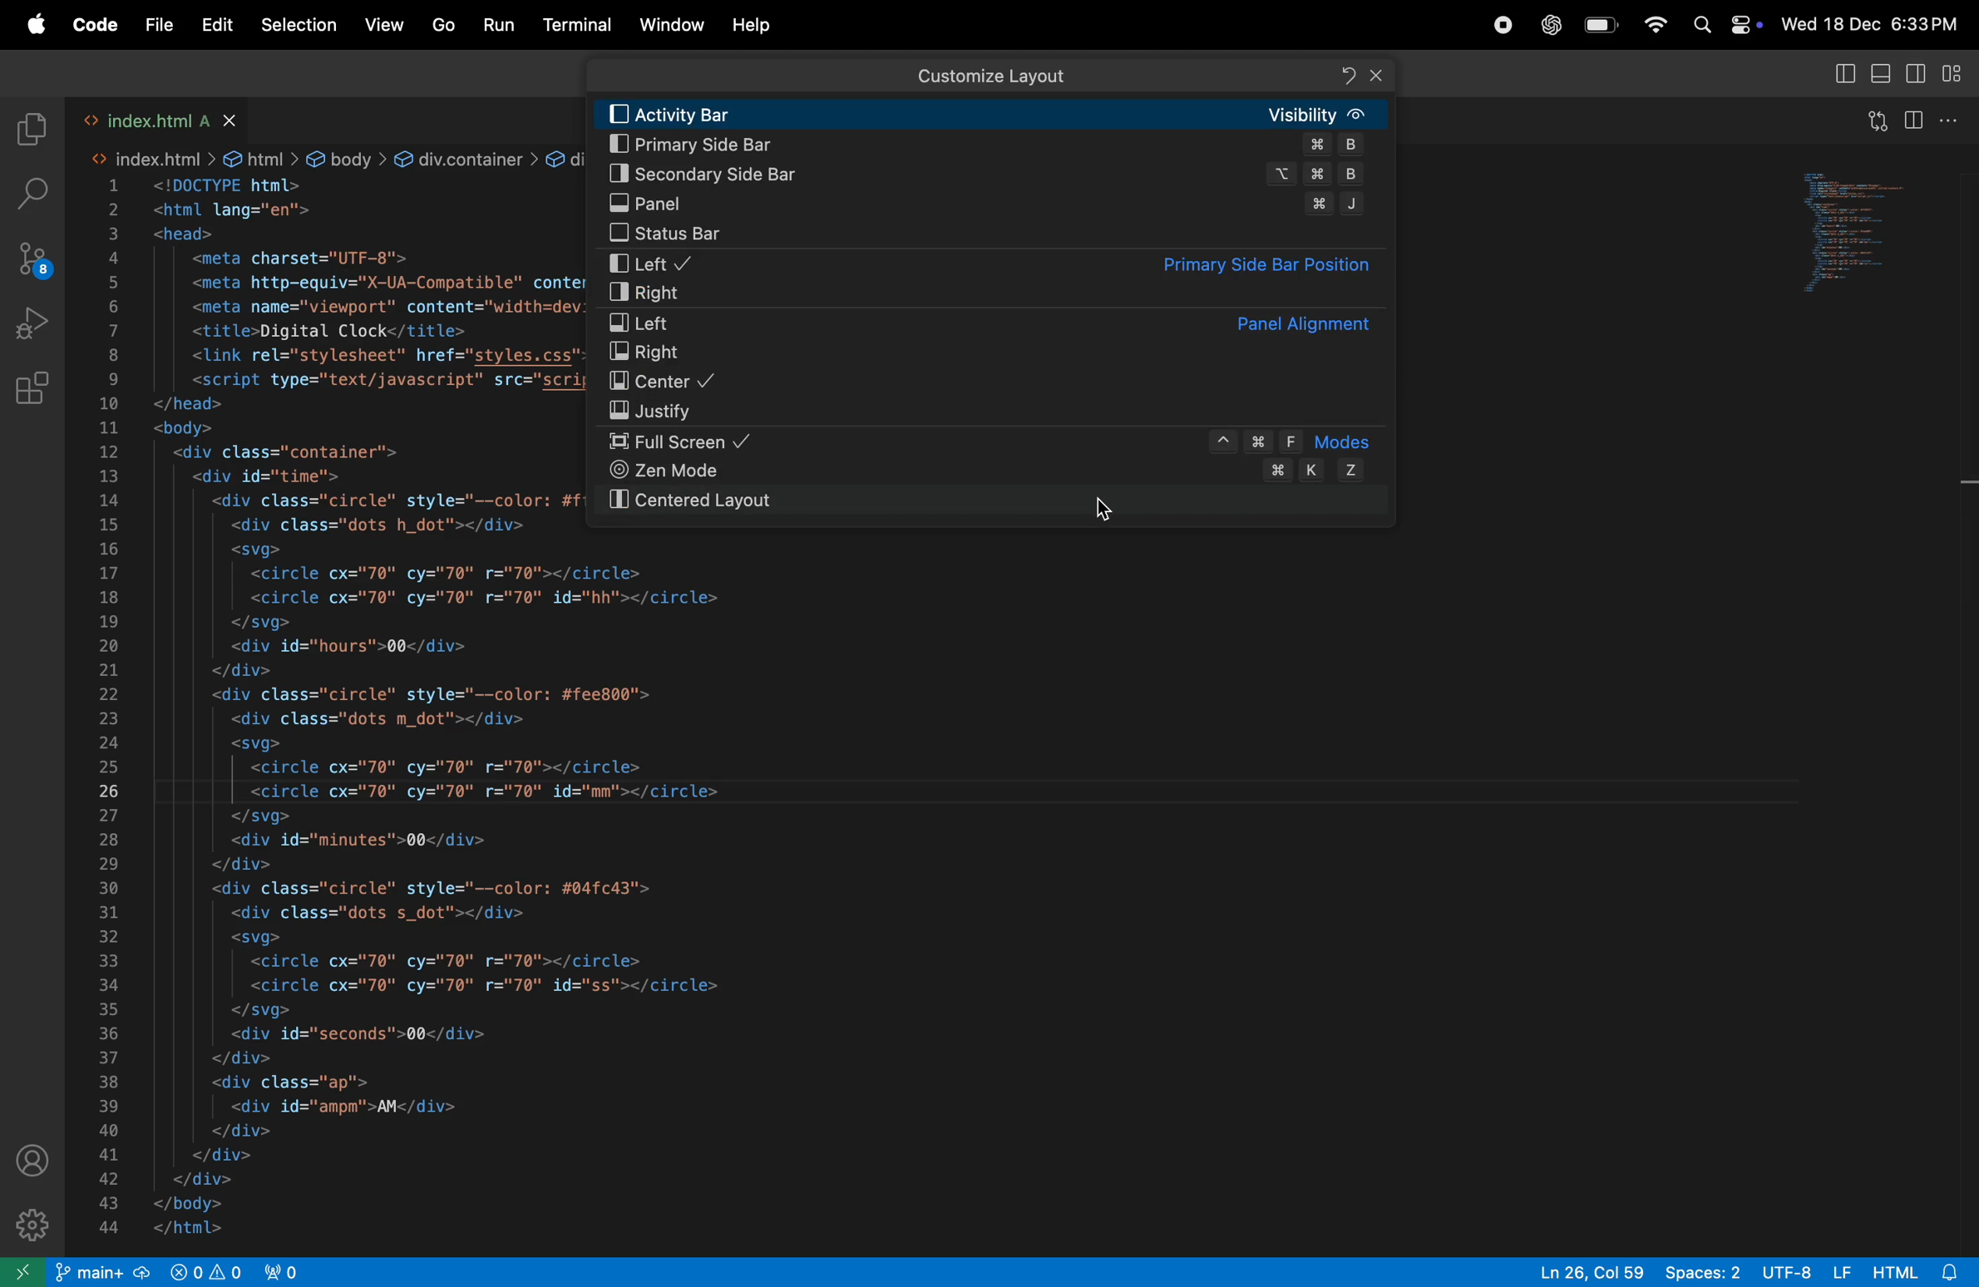 The image size is (1979, 1287). I want to click on ln26, col 59 , so click(1586, 1270).